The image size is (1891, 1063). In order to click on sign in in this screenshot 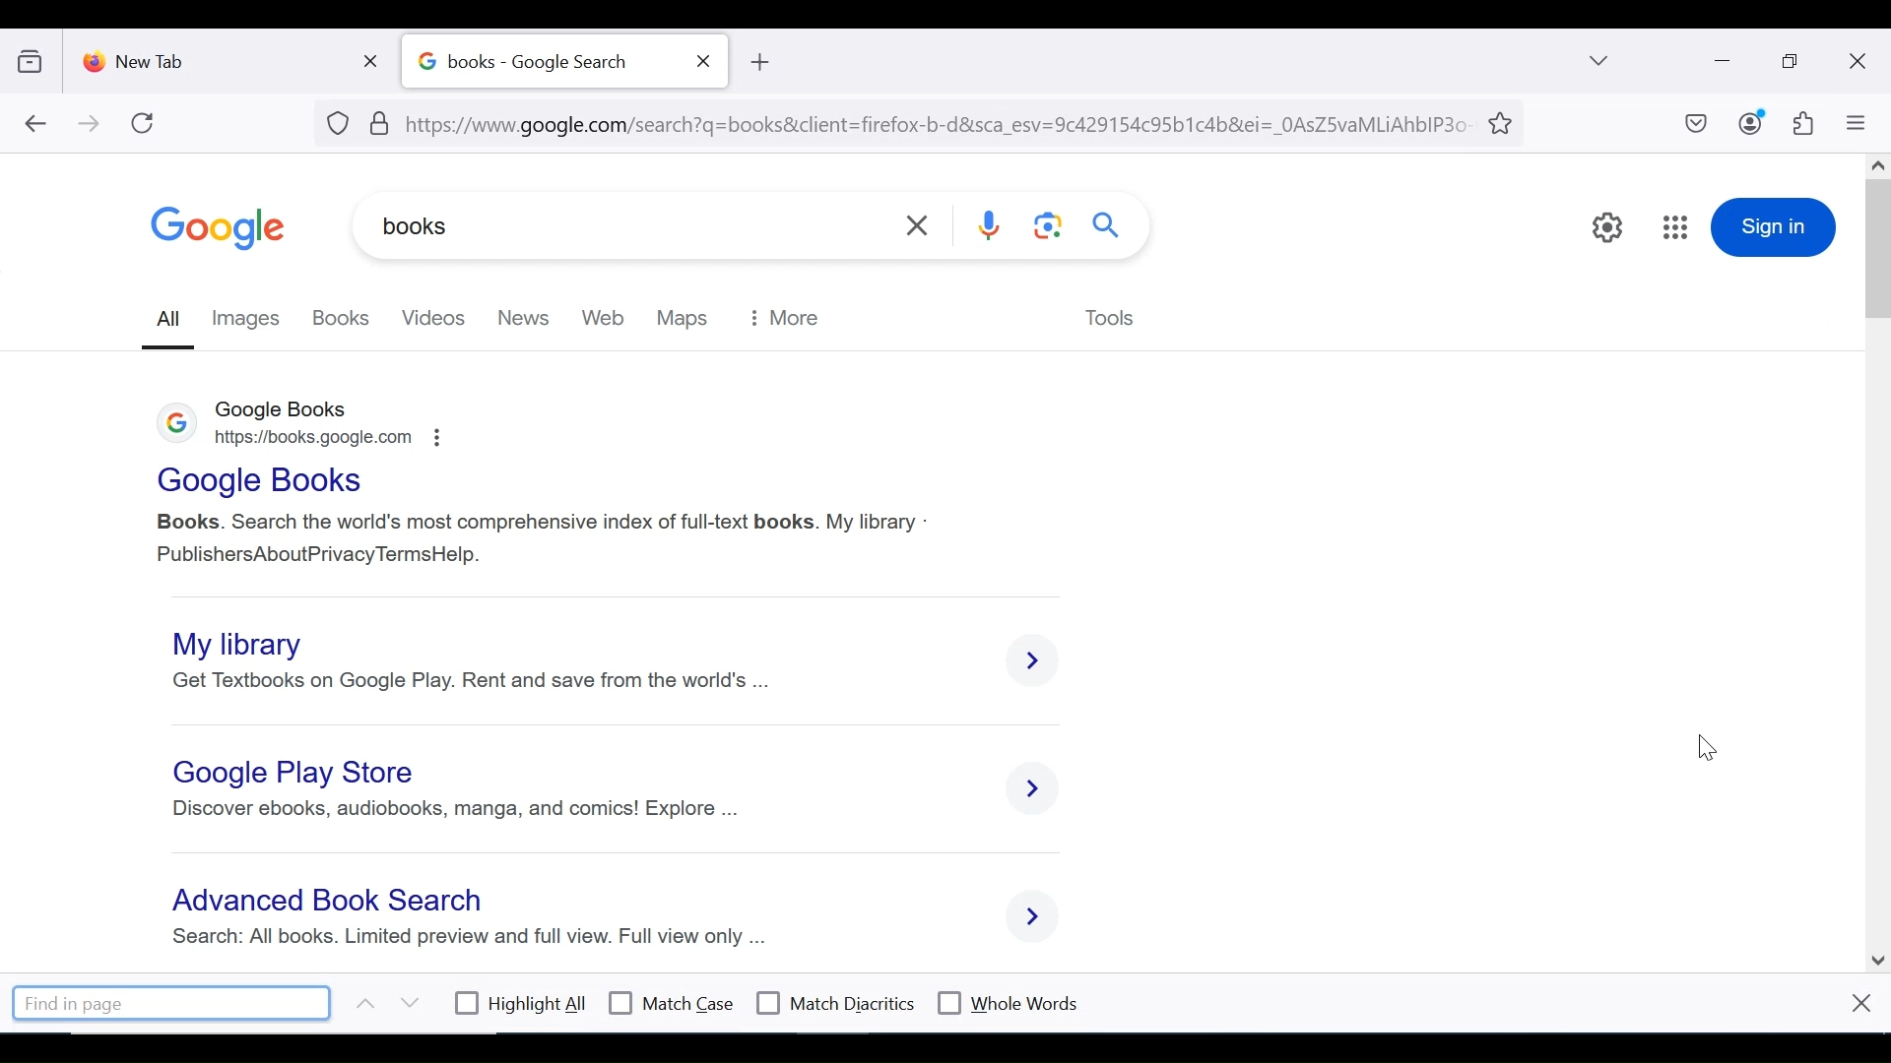, I will do `click(1776, 225)`.